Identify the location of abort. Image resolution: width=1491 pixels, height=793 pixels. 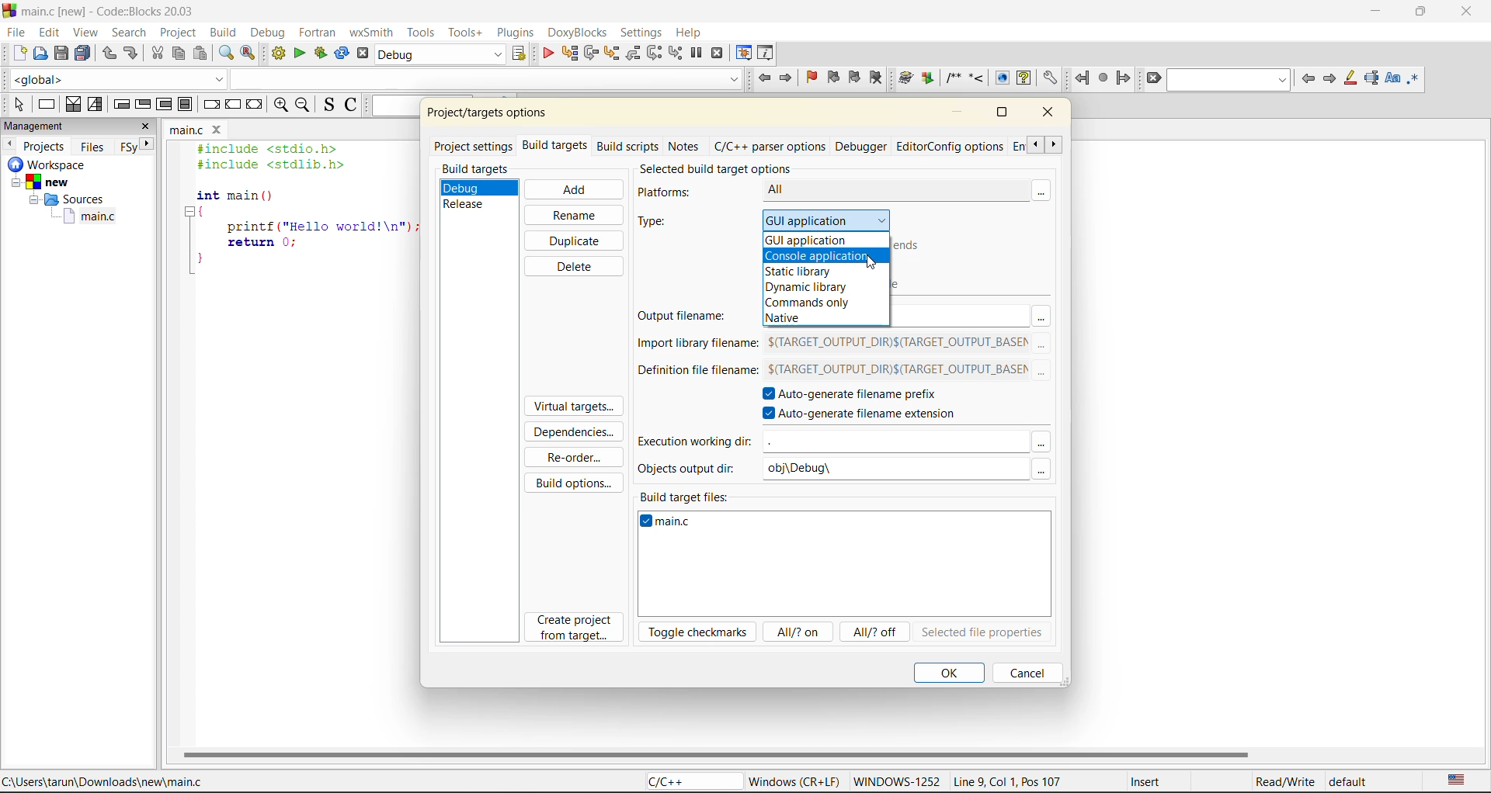
(362, 54).